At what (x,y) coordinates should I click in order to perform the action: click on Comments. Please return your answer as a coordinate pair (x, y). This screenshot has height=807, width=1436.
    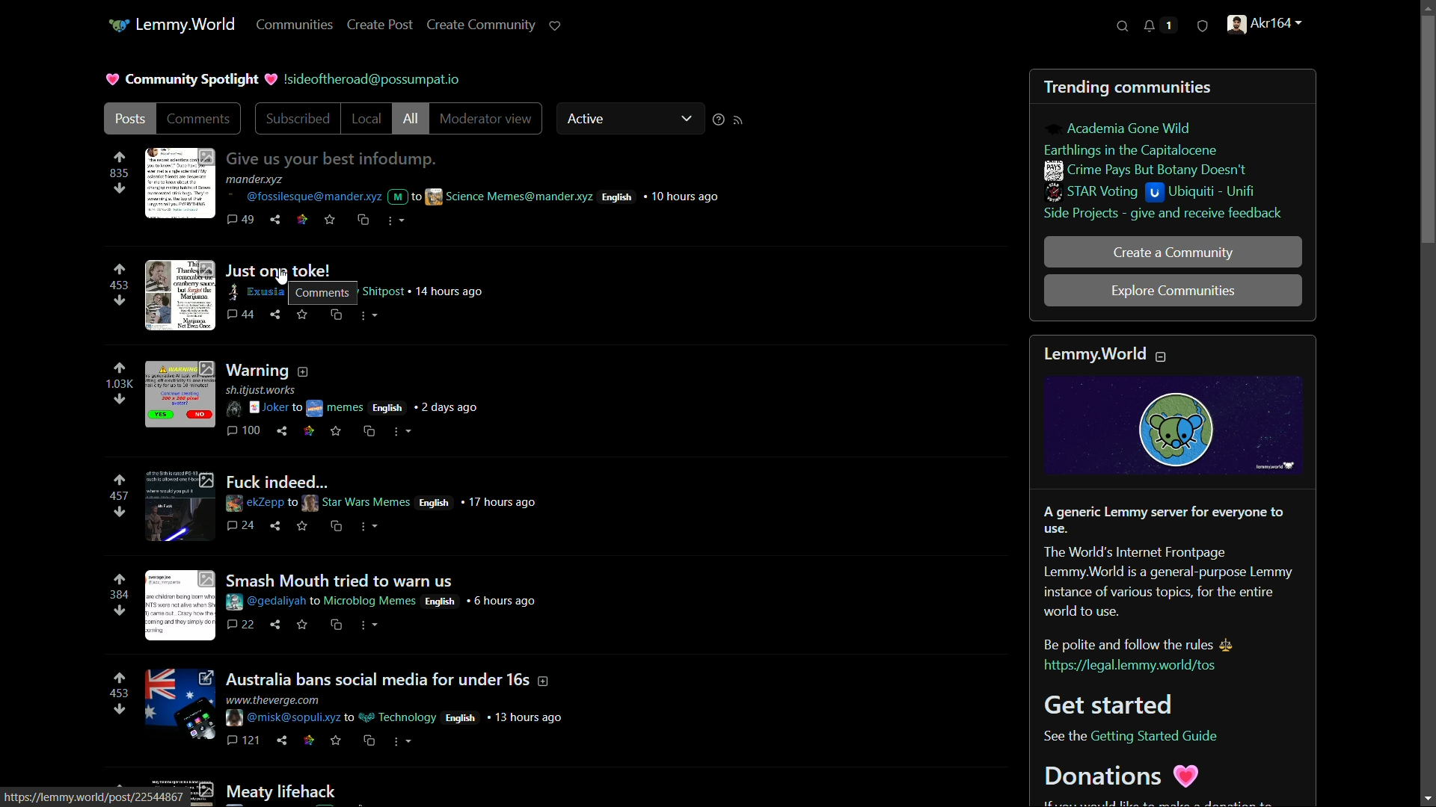
    Looking at the image, I should click on (322, 293).